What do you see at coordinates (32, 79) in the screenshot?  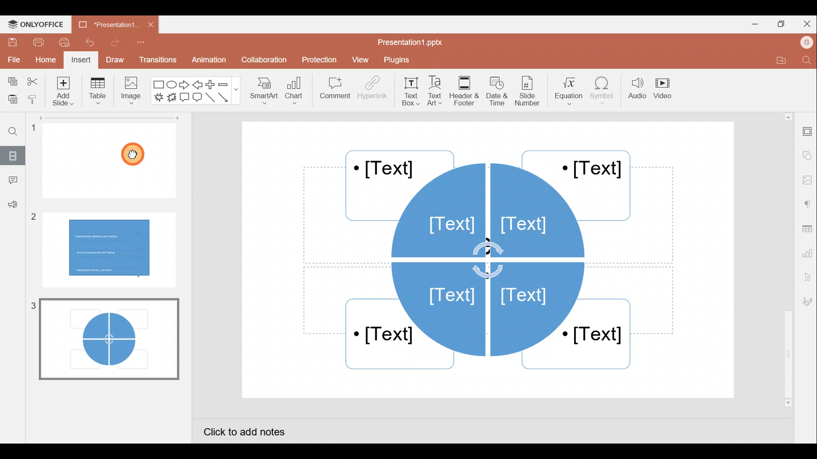 I see `Cut` at bounding box center [32, 79].